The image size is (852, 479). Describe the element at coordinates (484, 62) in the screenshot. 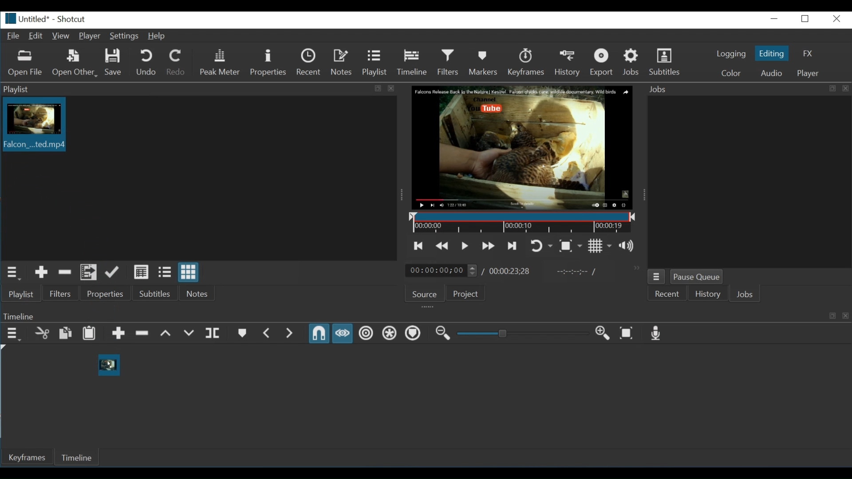

I see `Markers` at that location.